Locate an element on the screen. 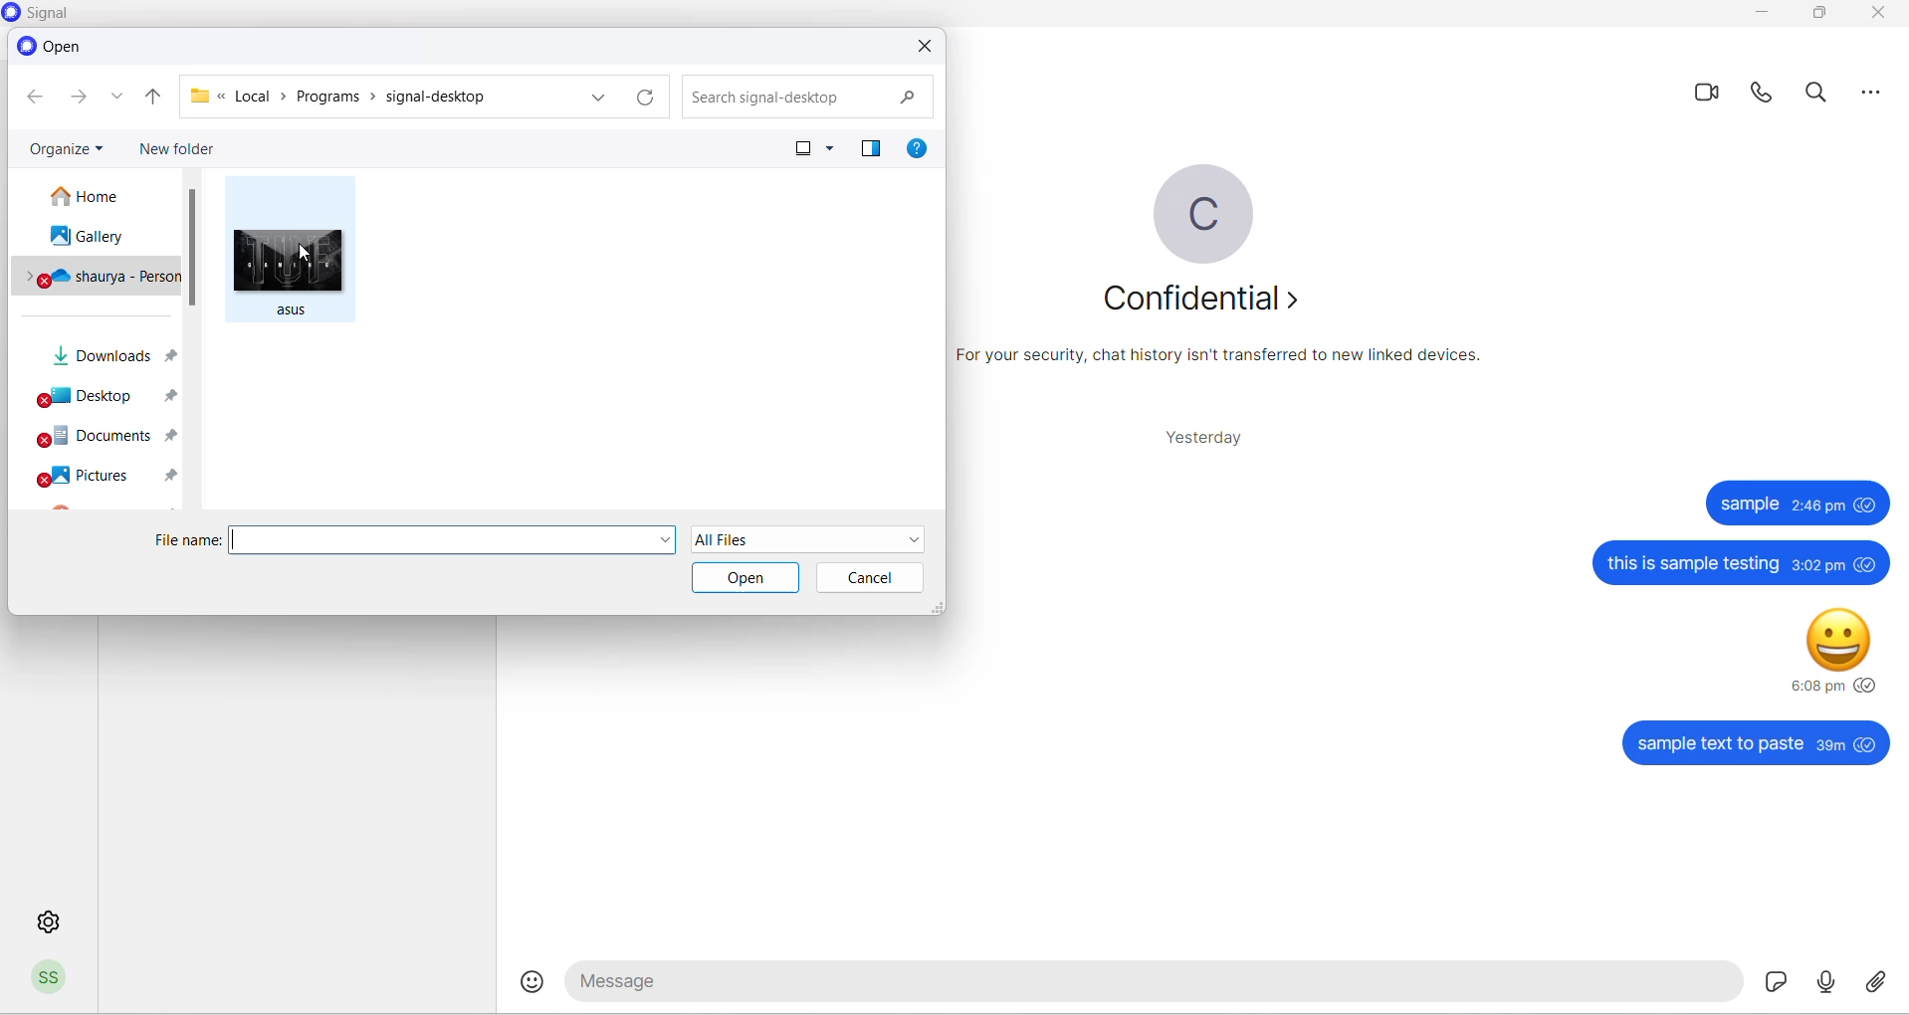 Image resolution: width=1909 pixels, height=1015 pixels. pictures is located at coordinates (106, 477).